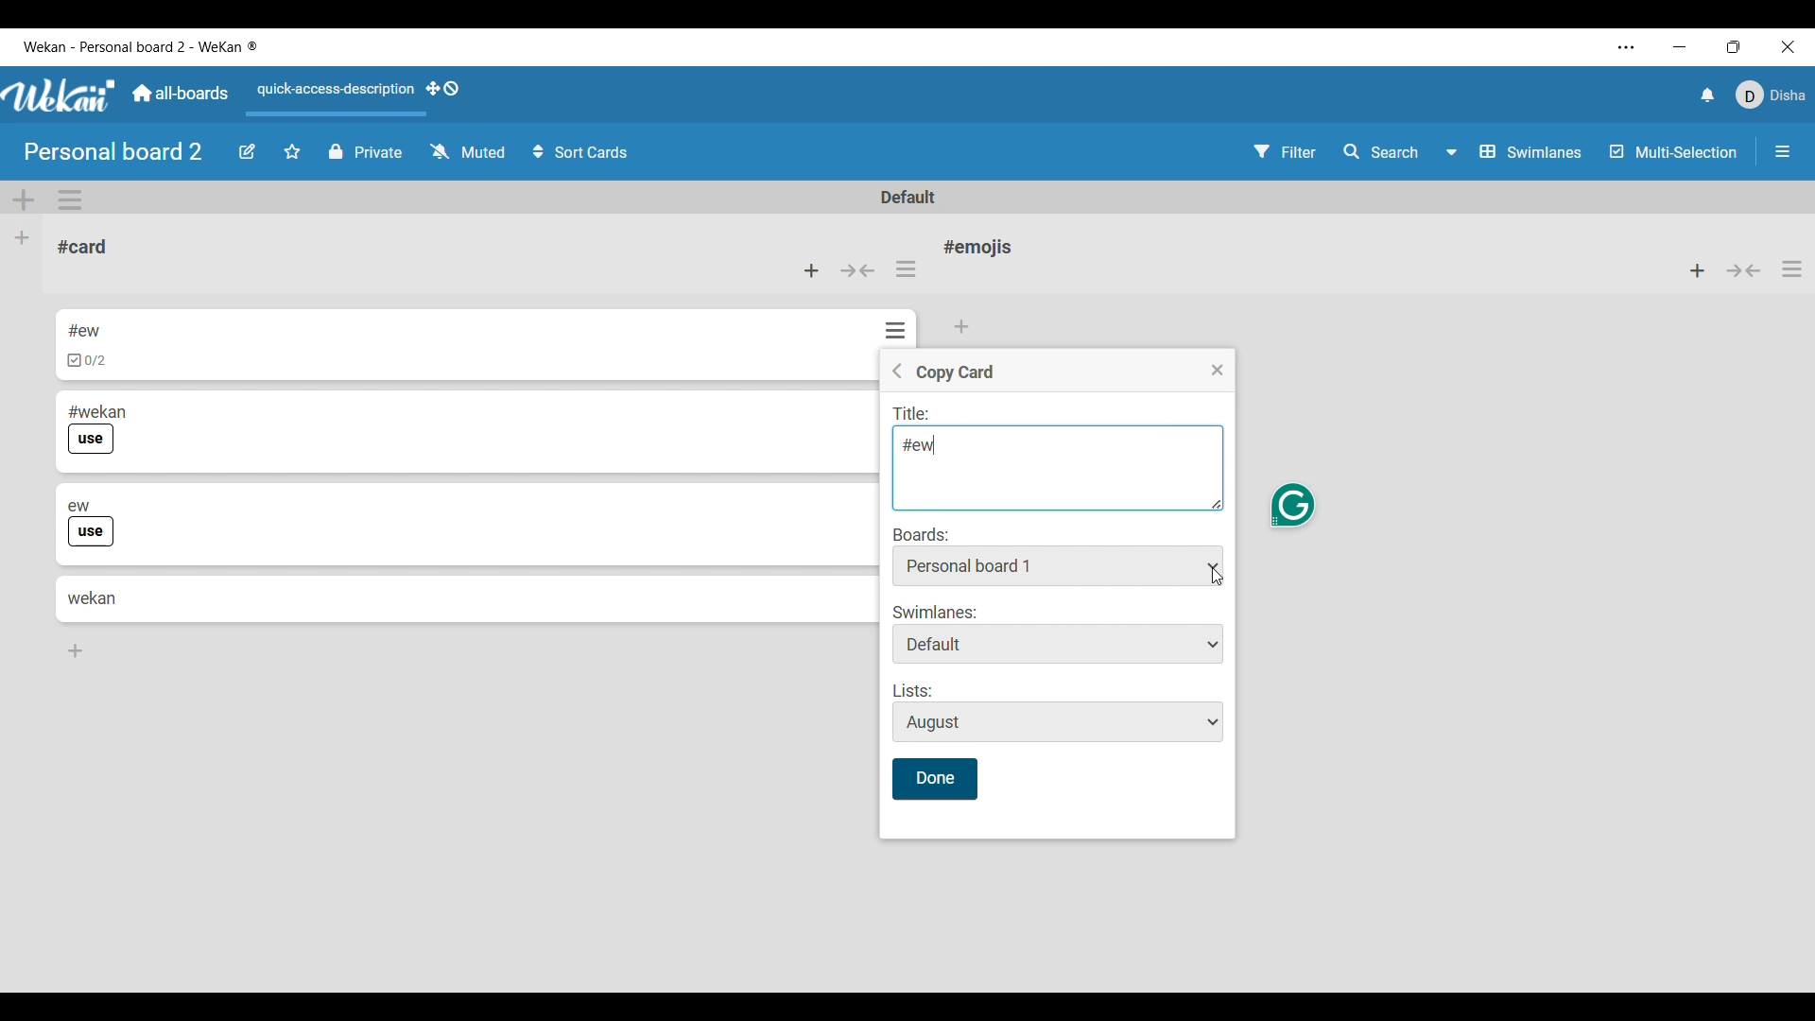 The height and width of the screenshot is (1021, 1815). I want to click on Show desktop drag handles, so click(442, 88).